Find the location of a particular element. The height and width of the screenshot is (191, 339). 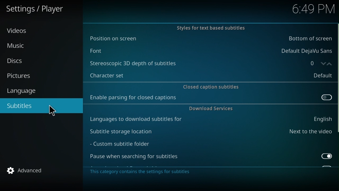

Custom subtitle folder is located at coordinates (127, 145).